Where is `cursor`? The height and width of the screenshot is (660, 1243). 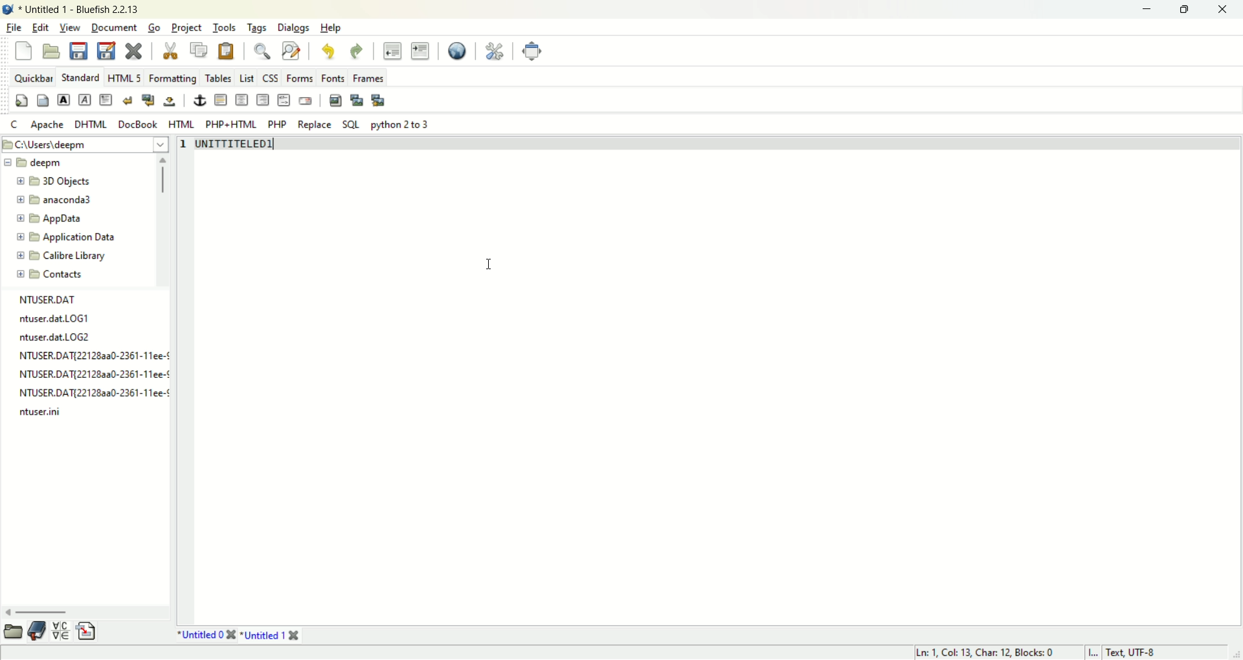
cursor is located at coordinates (488, 264).